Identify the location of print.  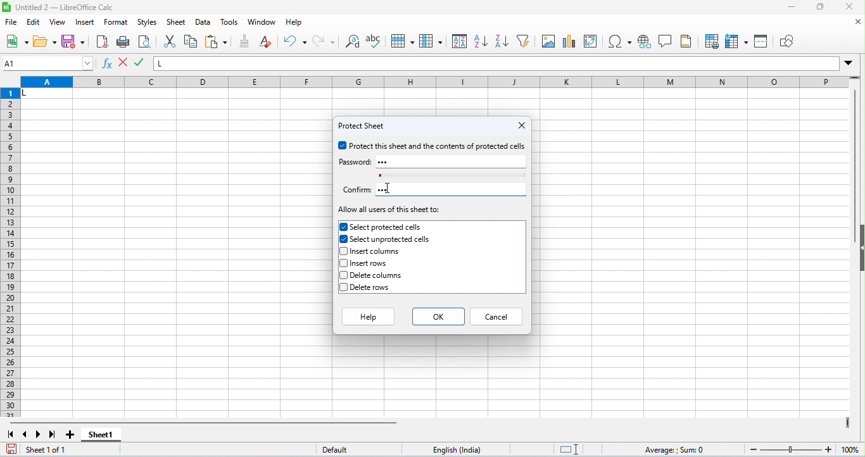
(123, 42).